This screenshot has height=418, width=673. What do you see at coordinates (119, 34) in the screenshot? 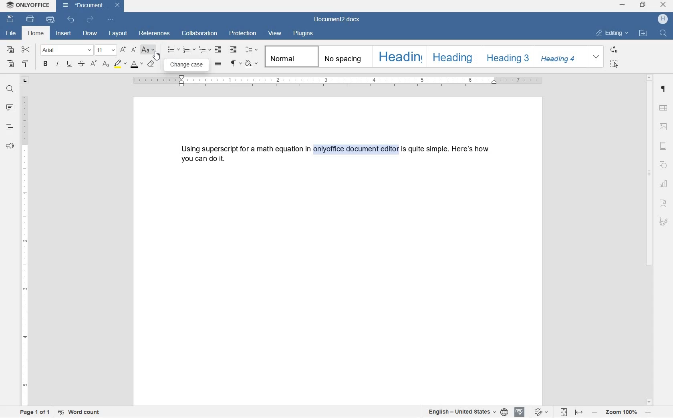
I see `layout` at bounding box center [119, 34].